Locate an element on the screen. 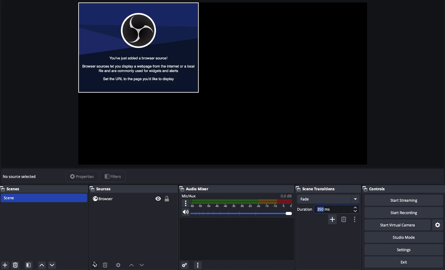 Image resolution: width=445 pixels, height=270 pixels. Options is located at coordinates (198, 264).